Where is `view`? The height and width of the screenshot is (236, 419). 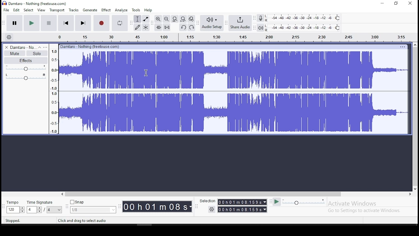 view is located at coordinates (41, 10).